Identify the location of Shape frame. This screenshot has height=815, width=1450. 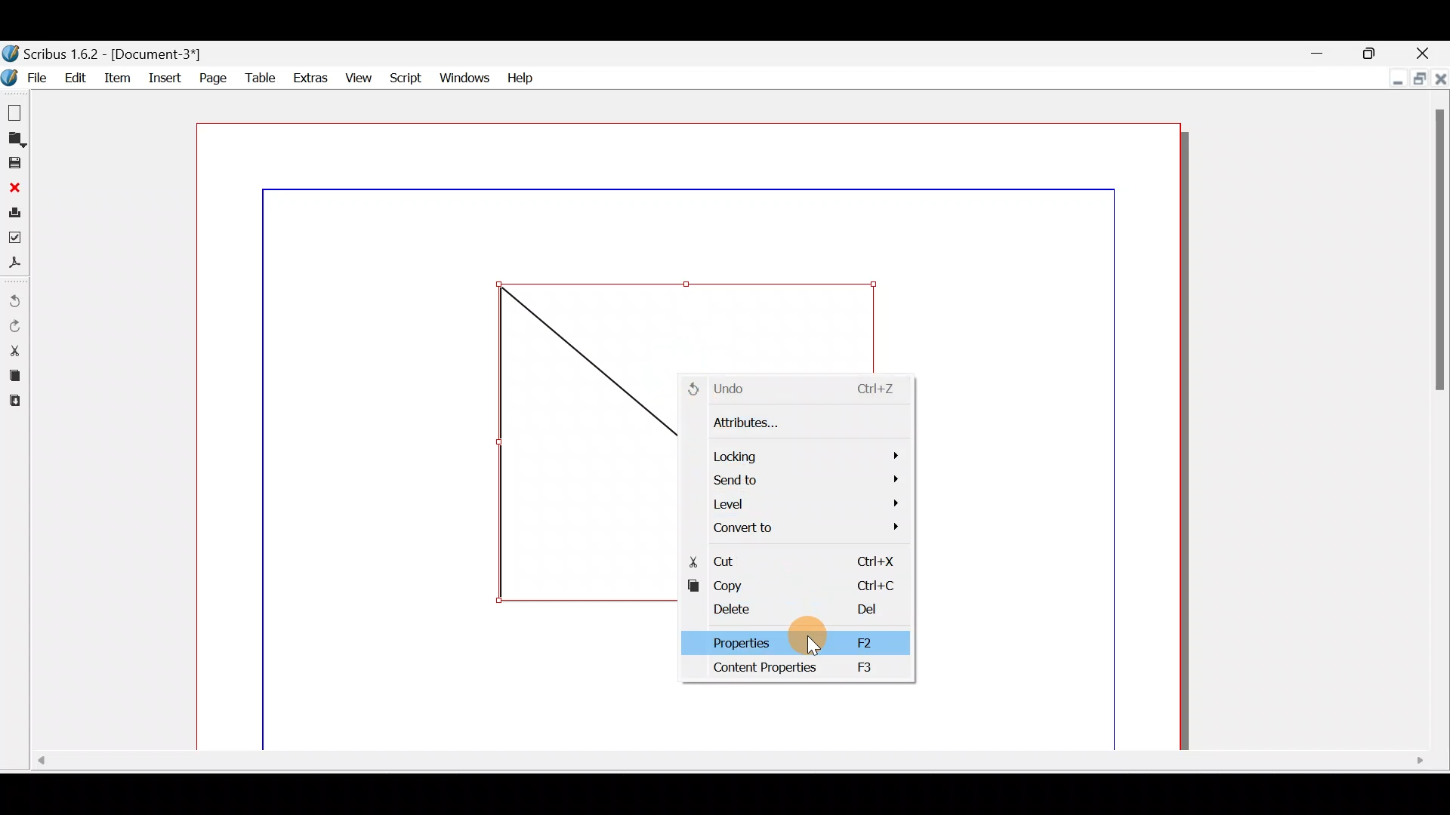
(578, 444).